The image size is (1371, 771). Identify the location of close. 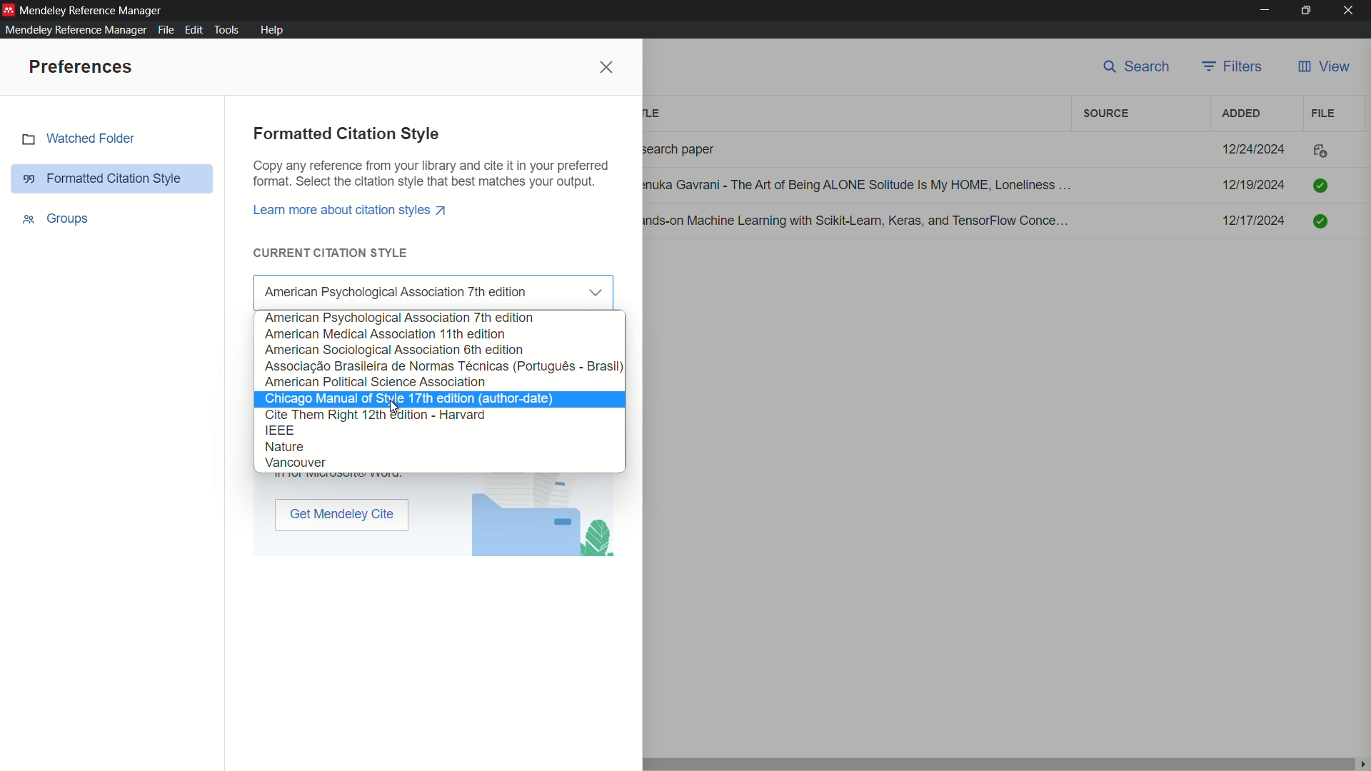
(608, 70).